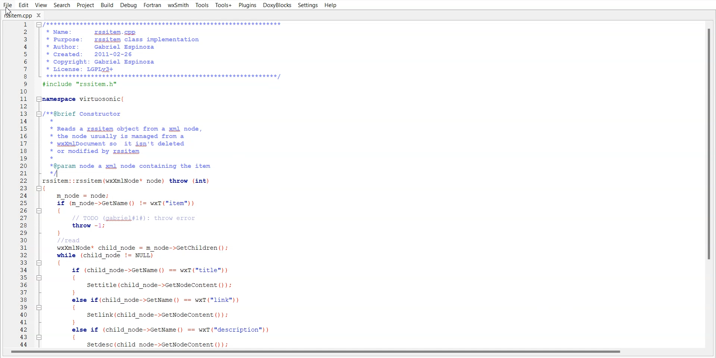 The width and height of the screenshot is (716, 358). Describe the element at coordinates (40, 263) in the screenshot. I see `Collapse` at that location.